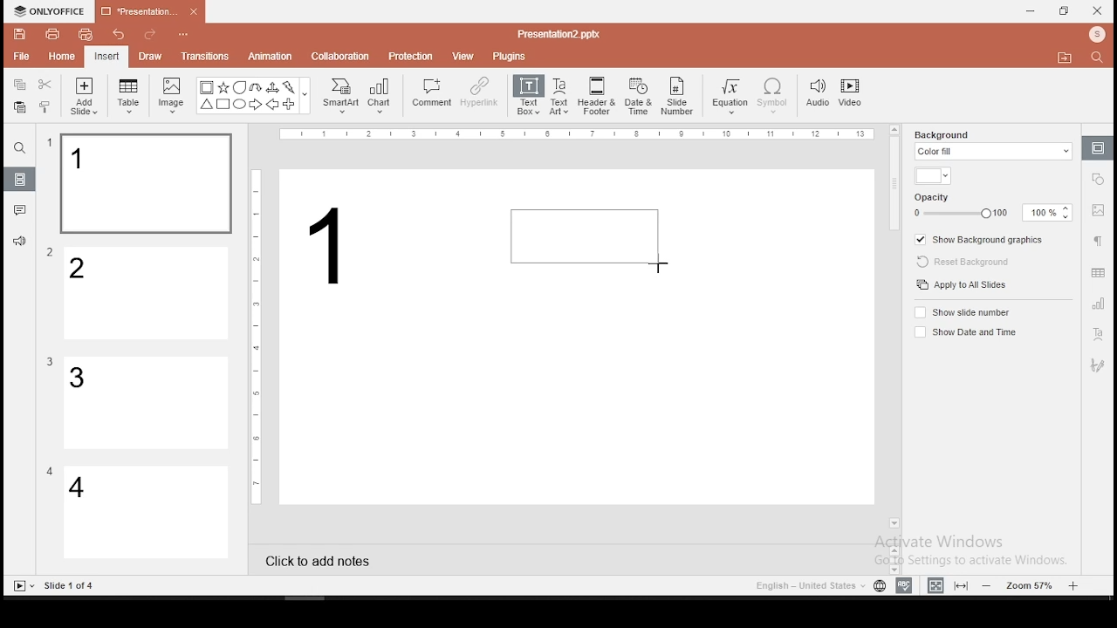 The width and height of the screenshot is (1117, 628). I want to click on apply to all slides, so click(961, 286).